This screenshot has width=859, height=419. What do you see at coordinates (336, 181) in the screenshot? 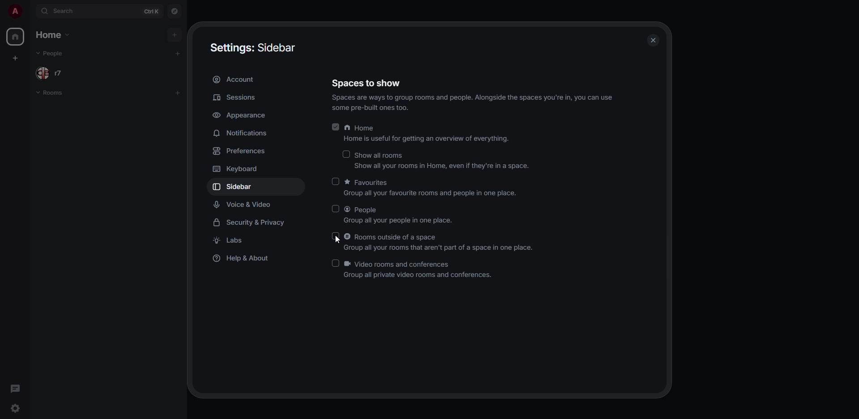
I see `click to enable` at bounding box center [336, 181].